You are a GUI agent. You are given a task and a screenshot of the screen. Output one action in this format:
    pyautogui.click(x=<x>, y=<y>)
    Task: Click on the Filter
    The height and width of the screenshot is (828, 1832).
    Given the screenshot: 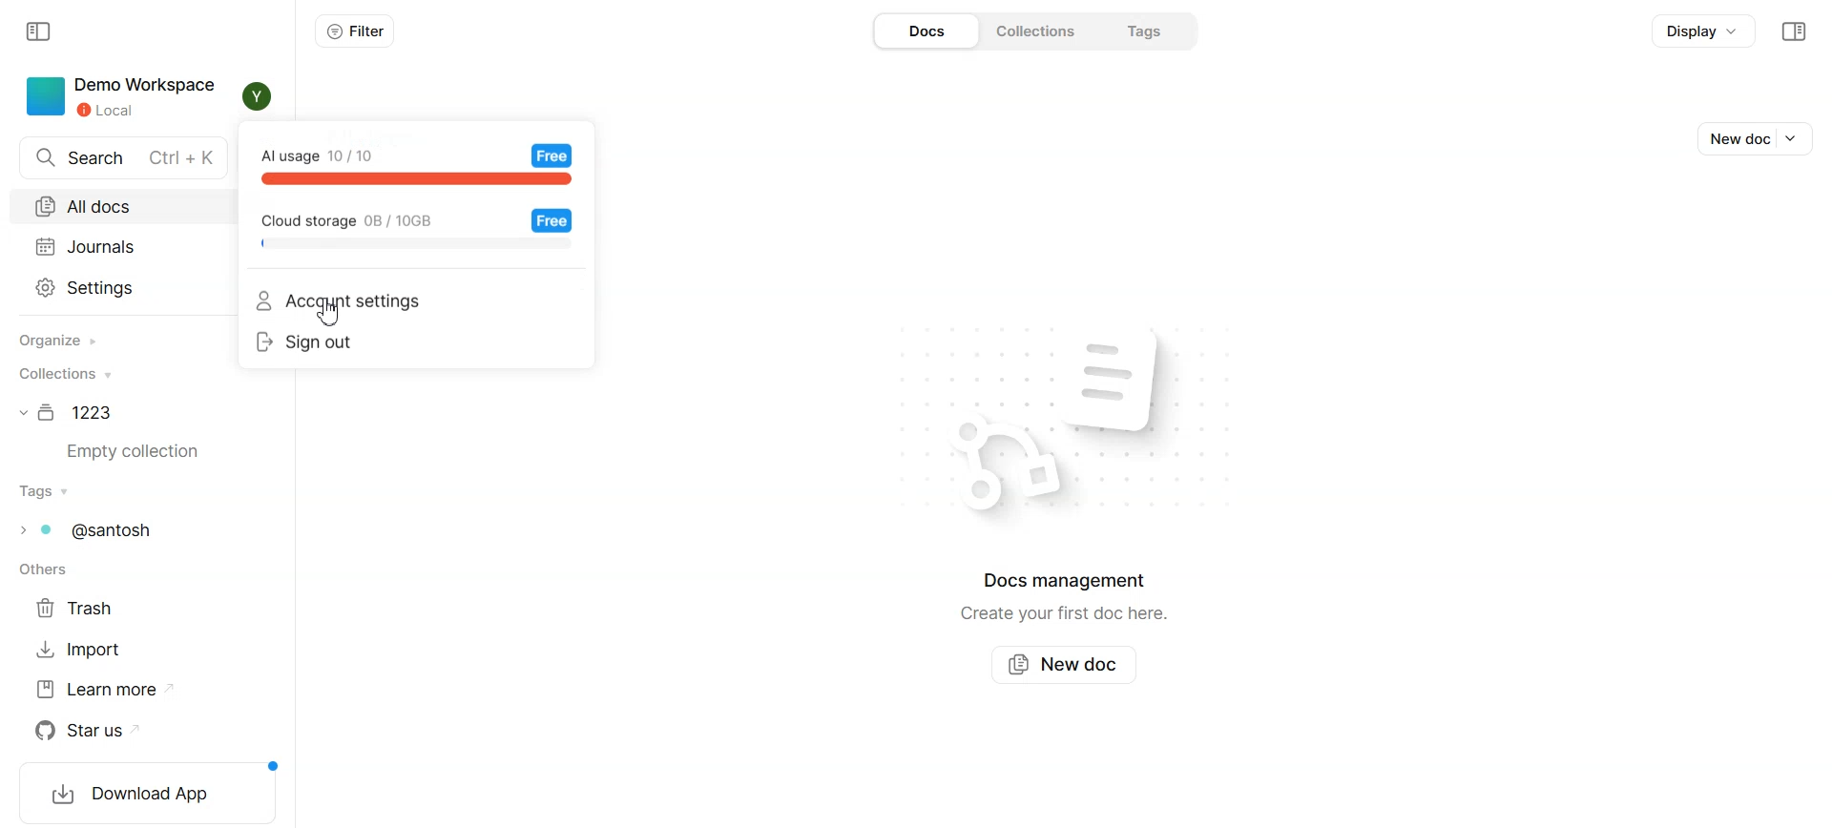 What is the action you would take?
    pyautogui.click(x=355, y=31)
    